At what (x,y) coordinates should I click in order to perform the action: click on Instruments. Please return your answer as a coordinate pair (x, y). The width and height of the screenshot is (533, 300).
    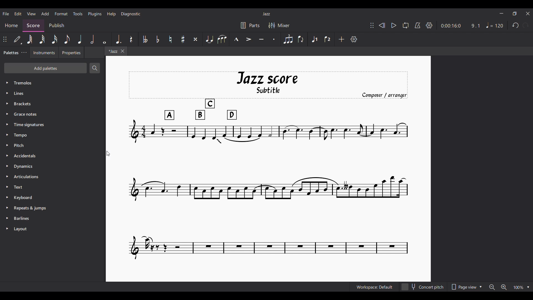
    Looking at the image, I should click on (44, 52).